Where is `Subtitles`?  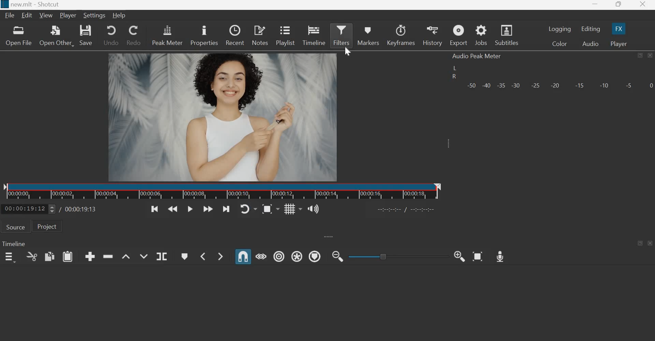 Subtitles is located at coordinates (508, 34).